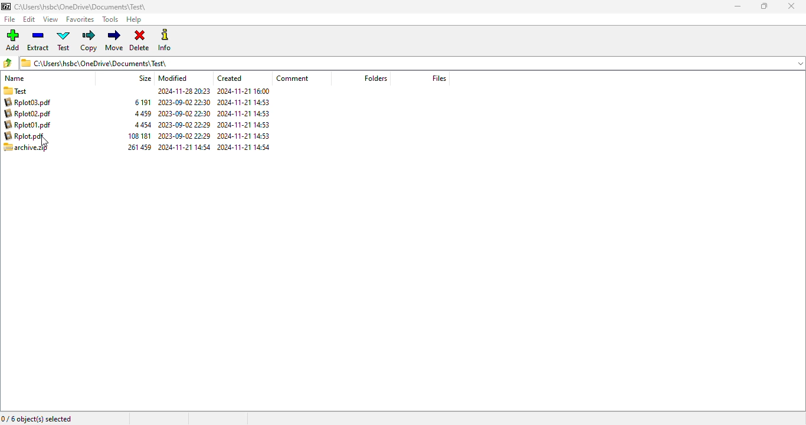 Image resolution: width=806 pixels, height=425 pixels. Describe the element at coordinates (24, 90) in the screenshot. I see `folder` at that location.